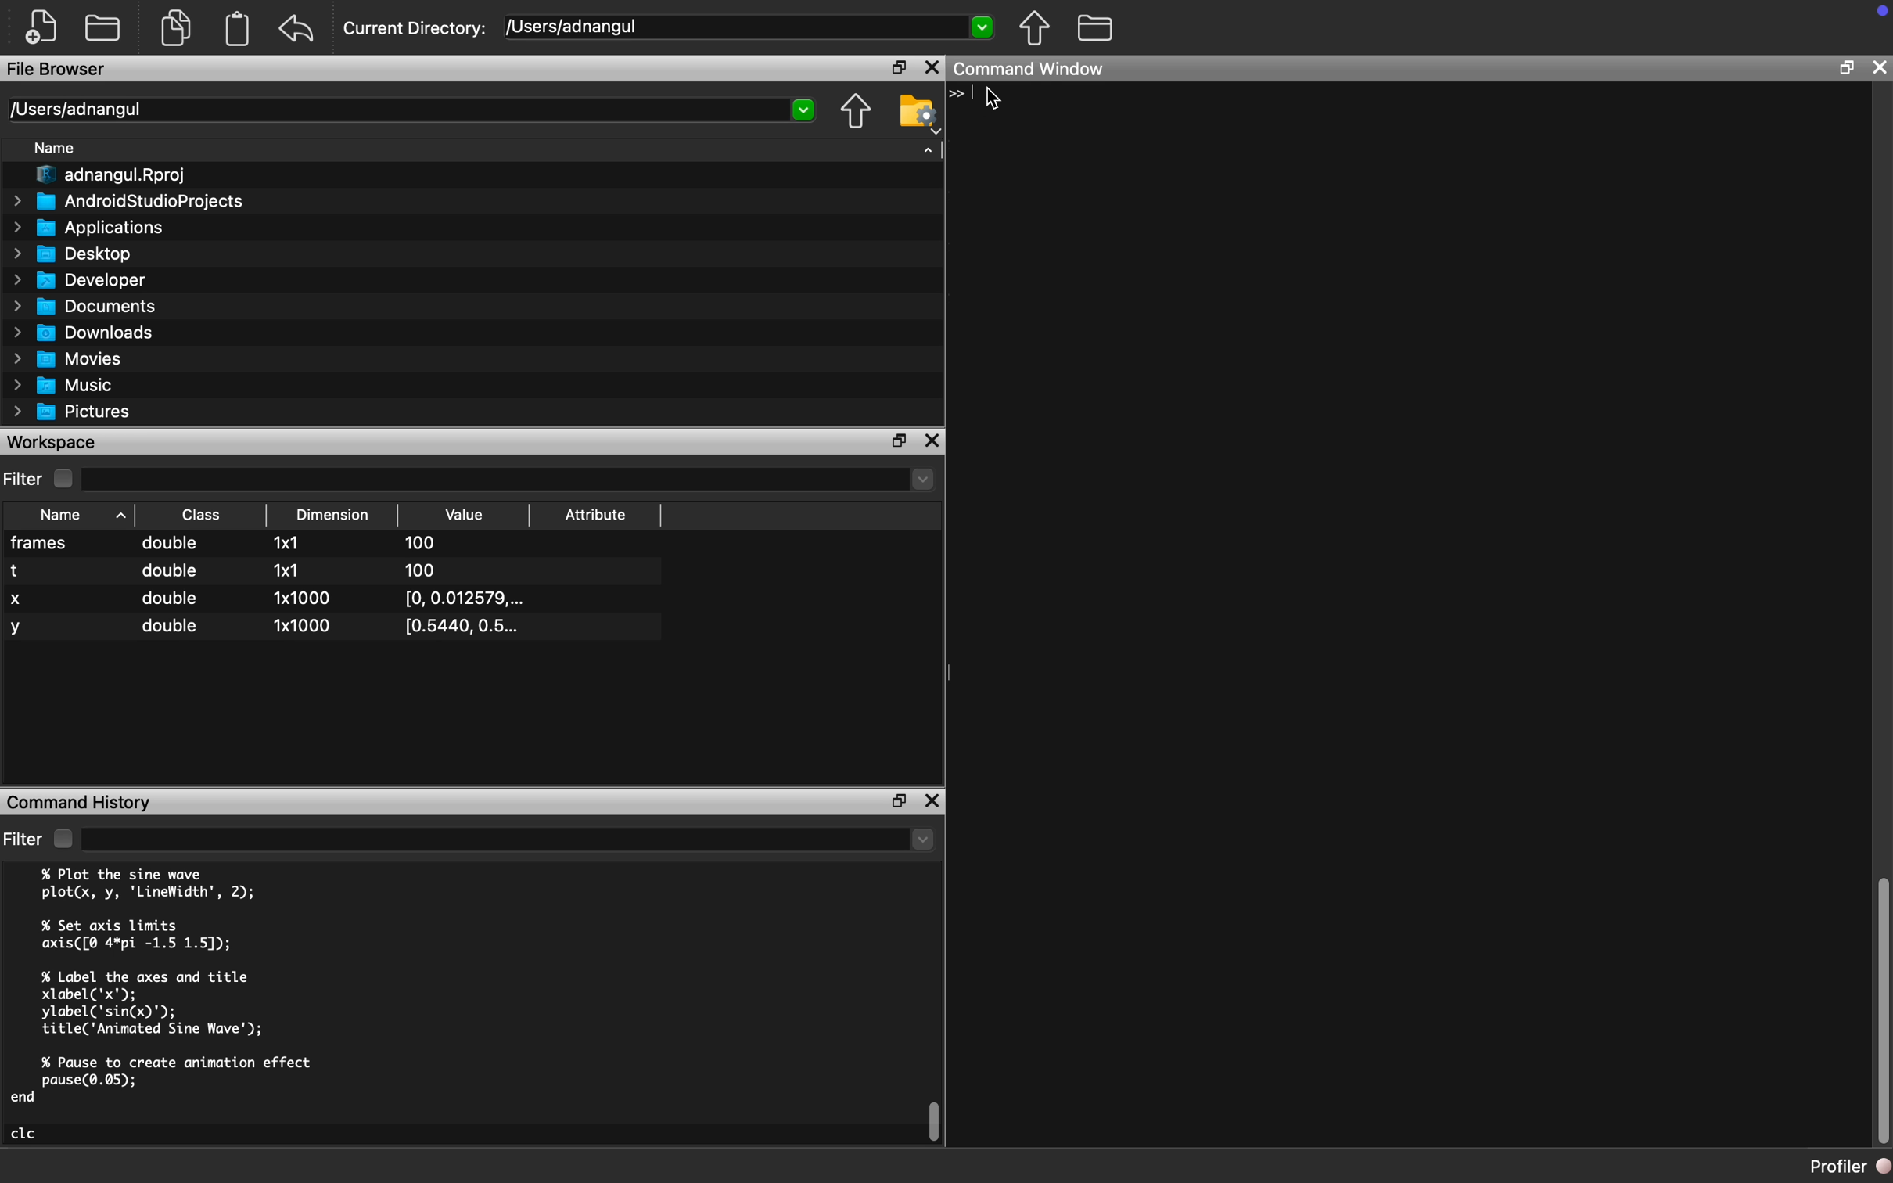  What do you see at coordinates (596, 515) in the screenshot?
I see `Attribute` at bounding box center [596, 515].